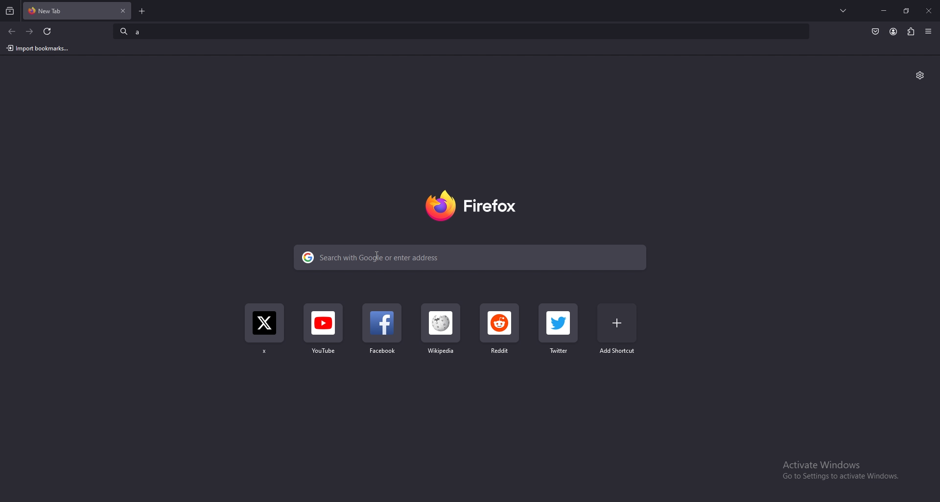  I want to click on profile, so click(893, 32).